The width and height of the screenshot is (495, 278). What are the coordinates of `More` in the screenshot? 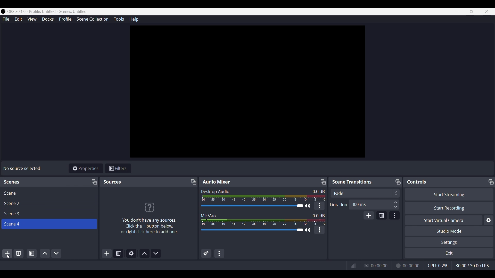 It's located at (319, 206).